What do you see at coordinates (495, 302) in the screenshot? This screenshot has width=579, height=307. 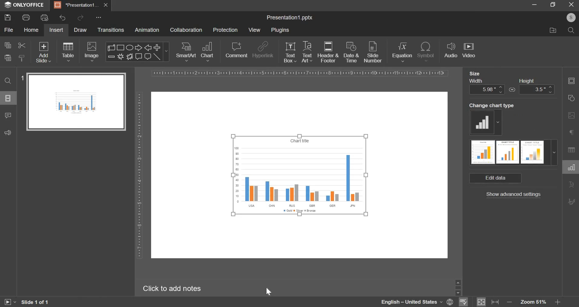 I see `fit to width` at bounding box center [495, 302].